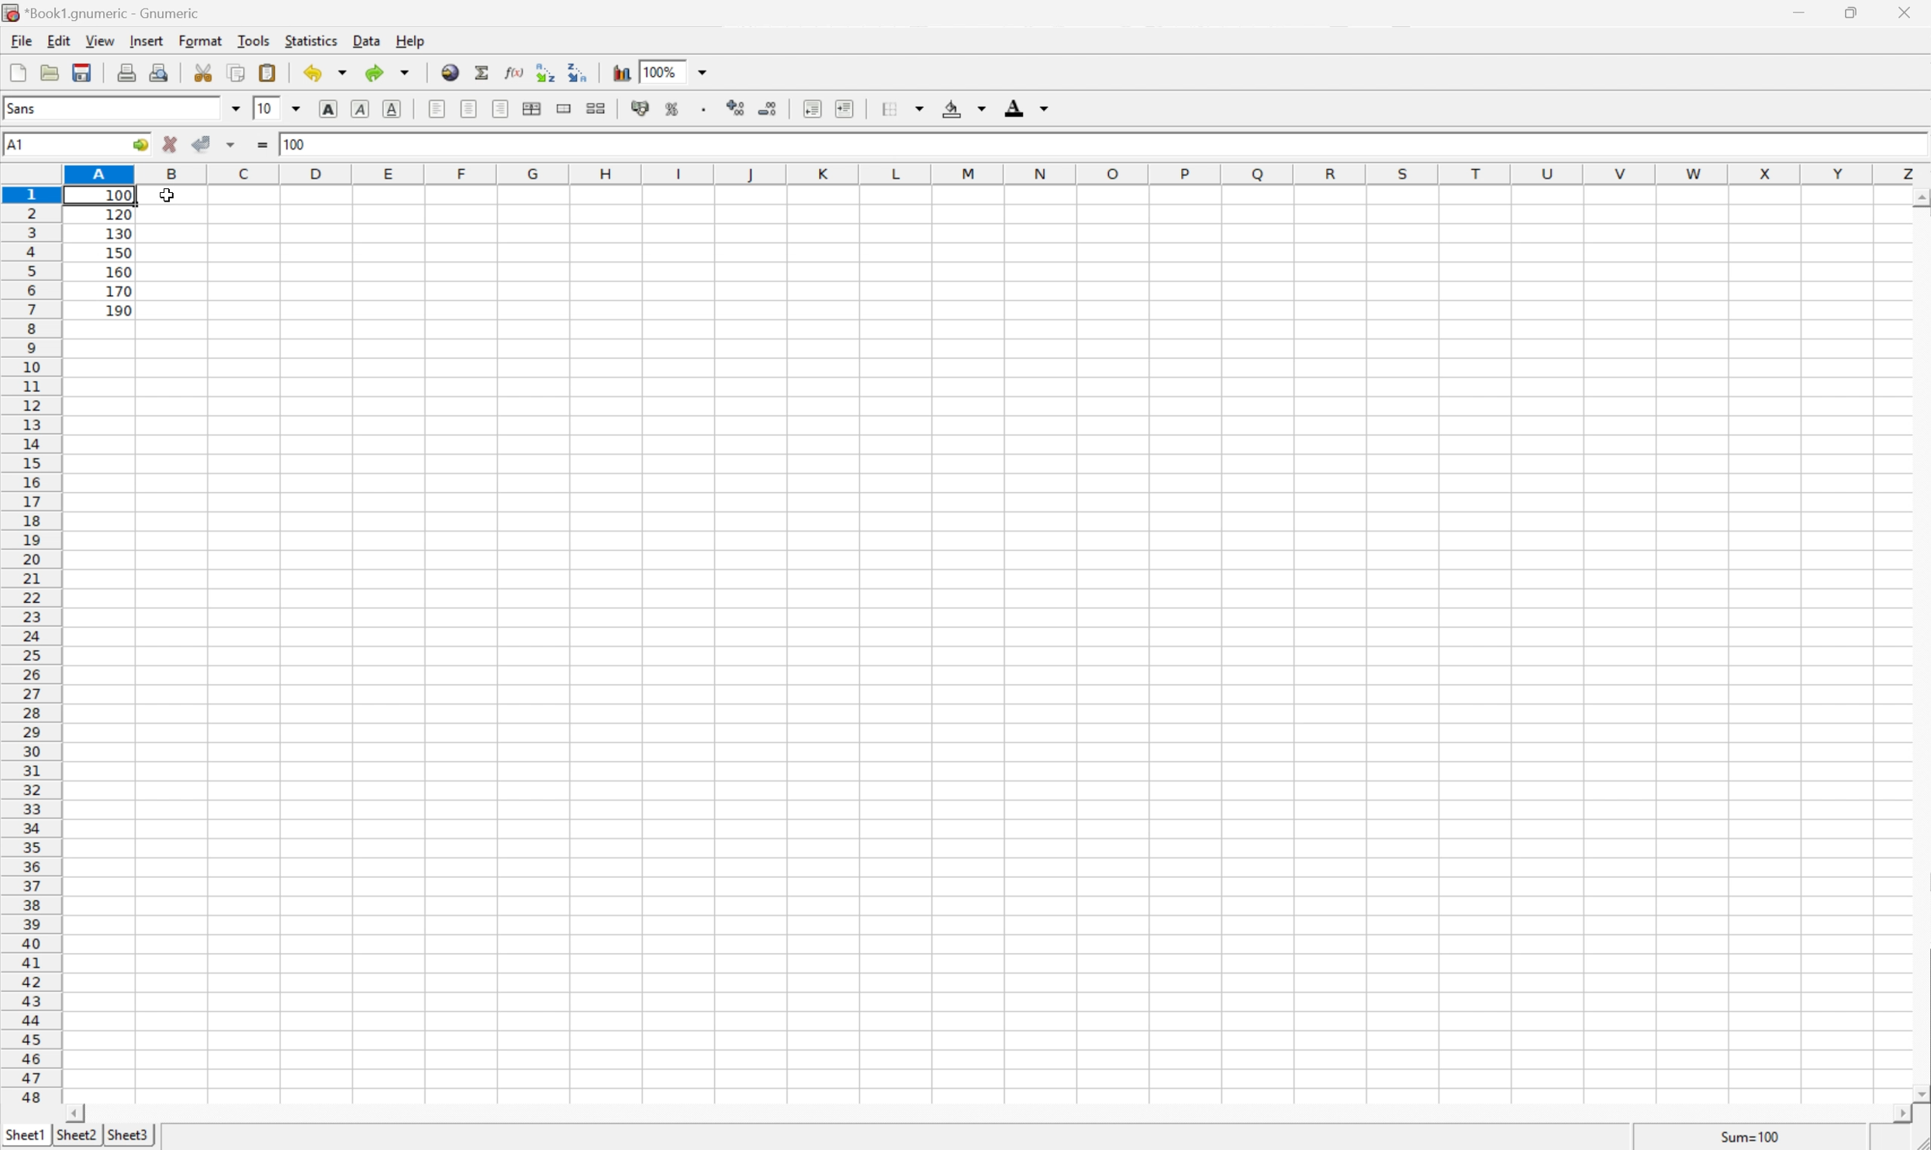 This screenshot has width=1931, height=1150. Describe the element at coordinates (1026, 108) in the screenshot. I see `Foreground` at that location.